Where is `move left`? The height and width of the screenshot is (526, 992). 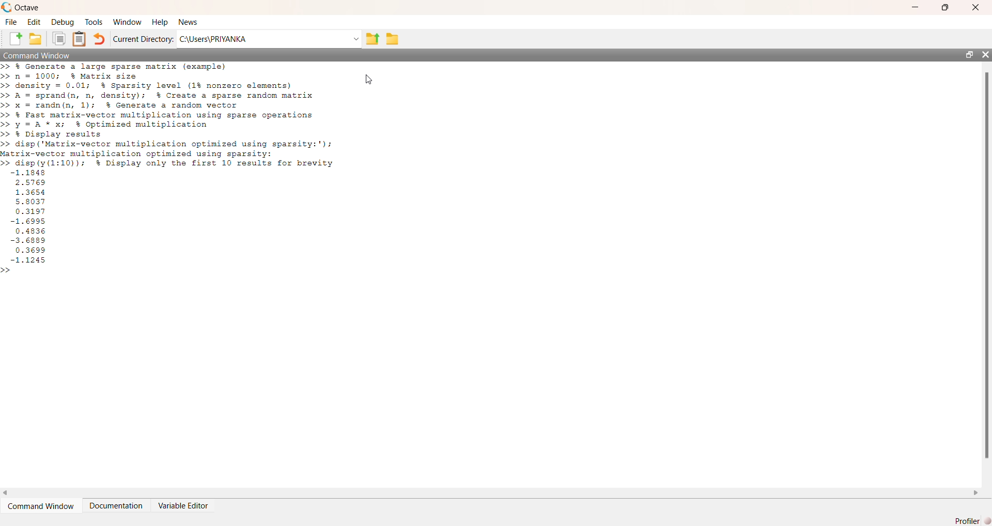
move left is located at coordinates (6, 491).